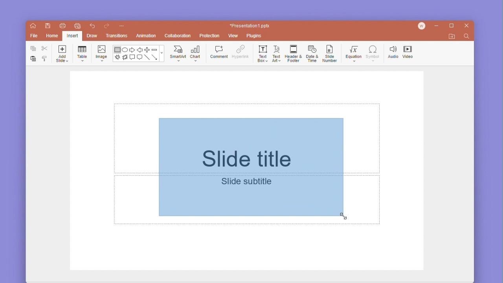 This screenshot has width=503, height=283. Describe the element at coordinates (83, 53) in the screenshot. I see `table` at that location.